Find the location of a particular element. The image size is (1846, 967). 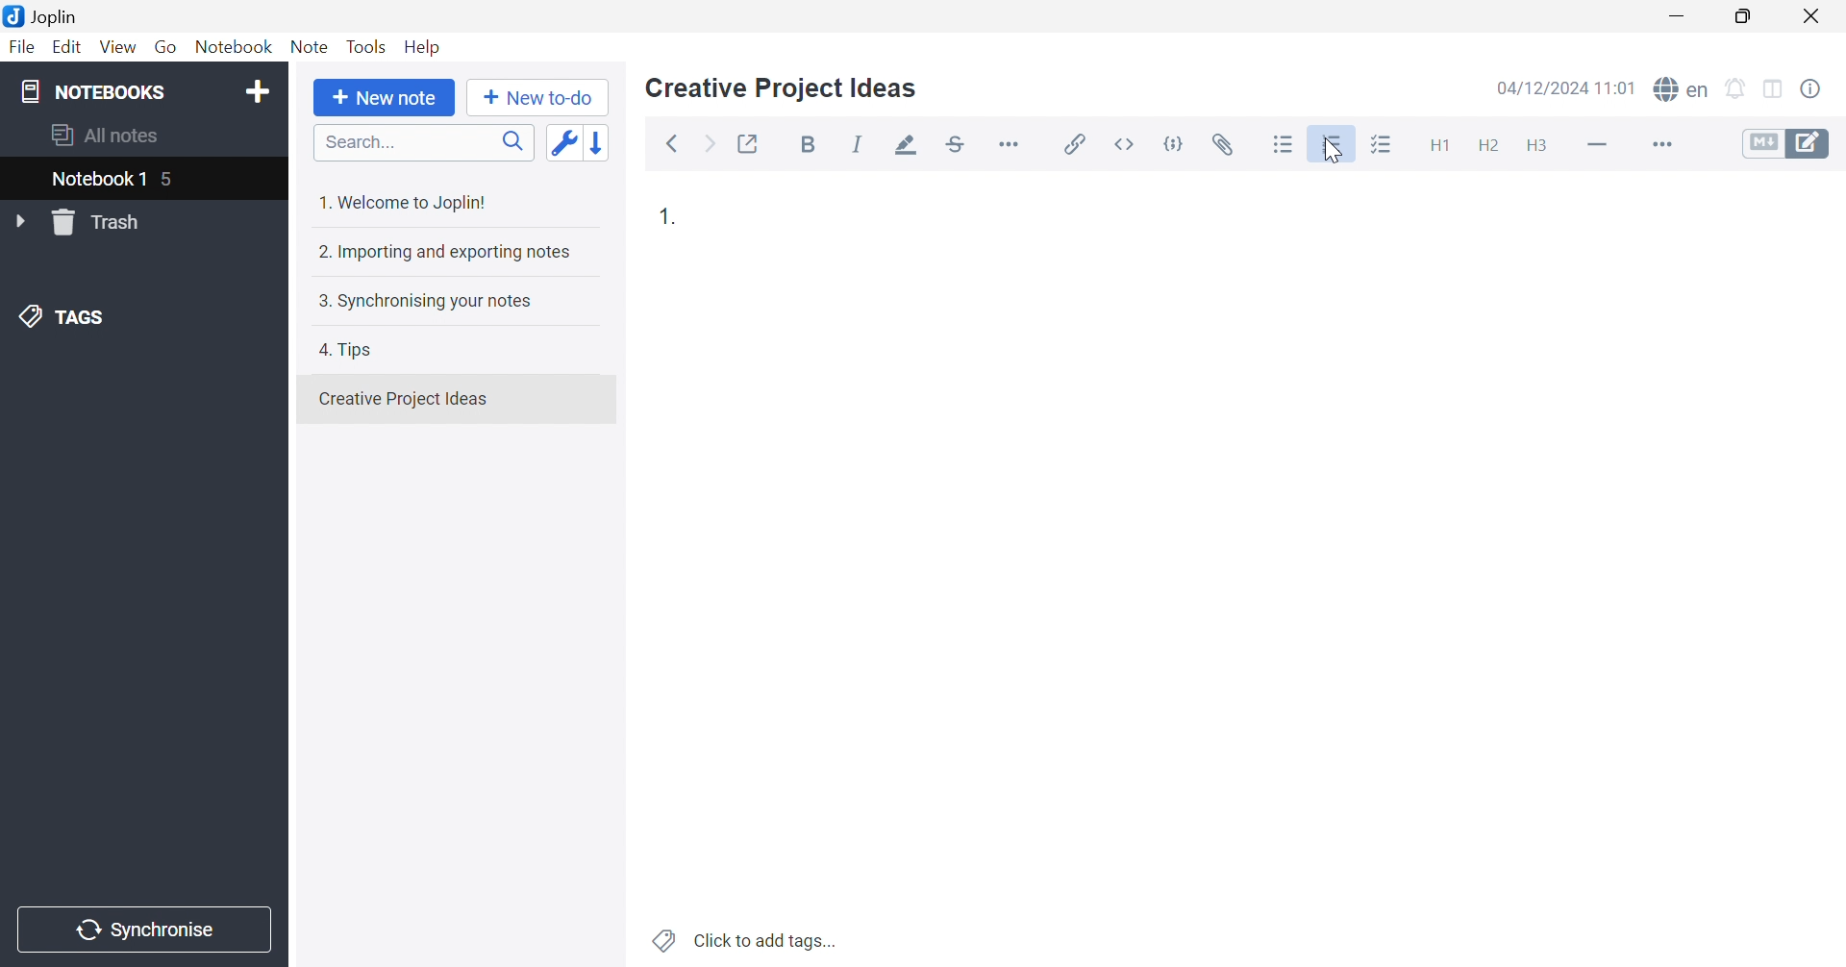

More is located at coordinates (1664, 146).